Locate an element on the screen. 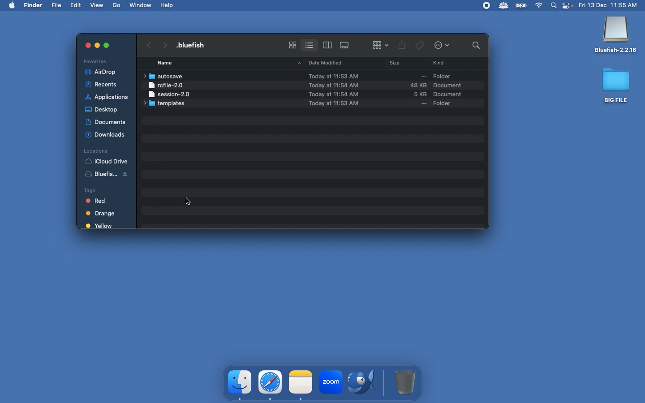 The width and height of the screenshot is (645, 403). Name is located at coordinates (194, 45).